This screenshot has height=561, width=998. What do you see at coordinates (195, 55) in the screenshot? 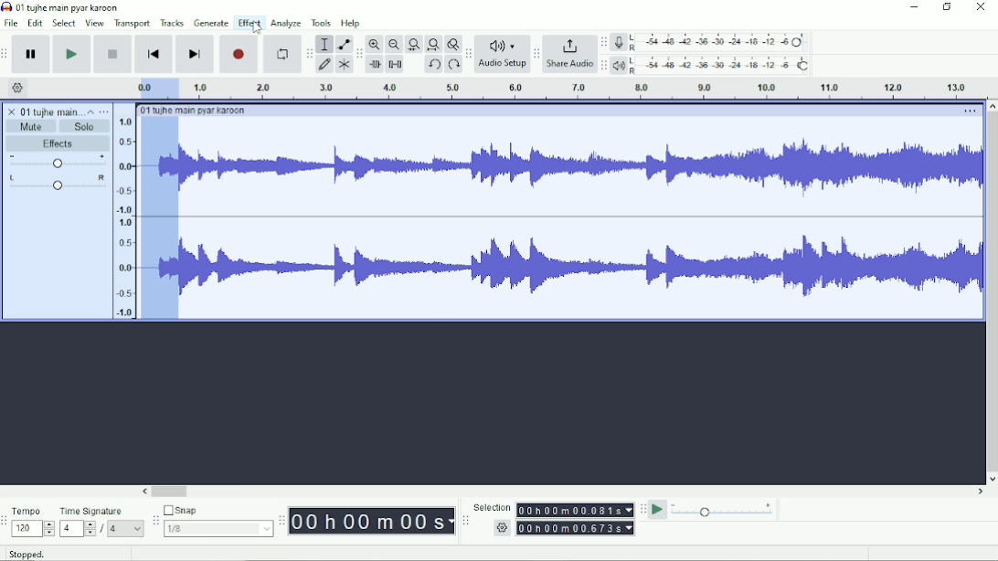
I see `Skip to end` at bounding box center [195, 55].